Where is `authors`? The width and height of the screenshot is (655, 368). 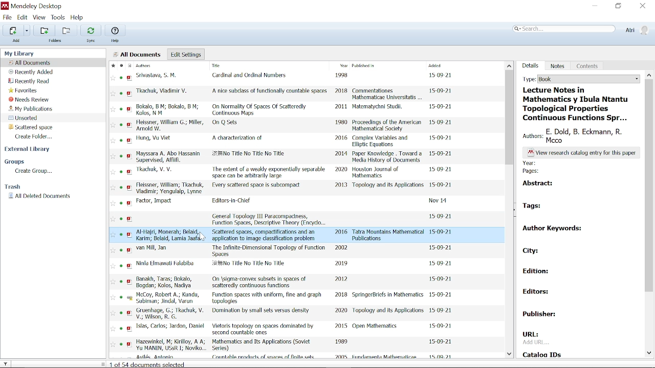
authors is located at coordinates (168, 298).